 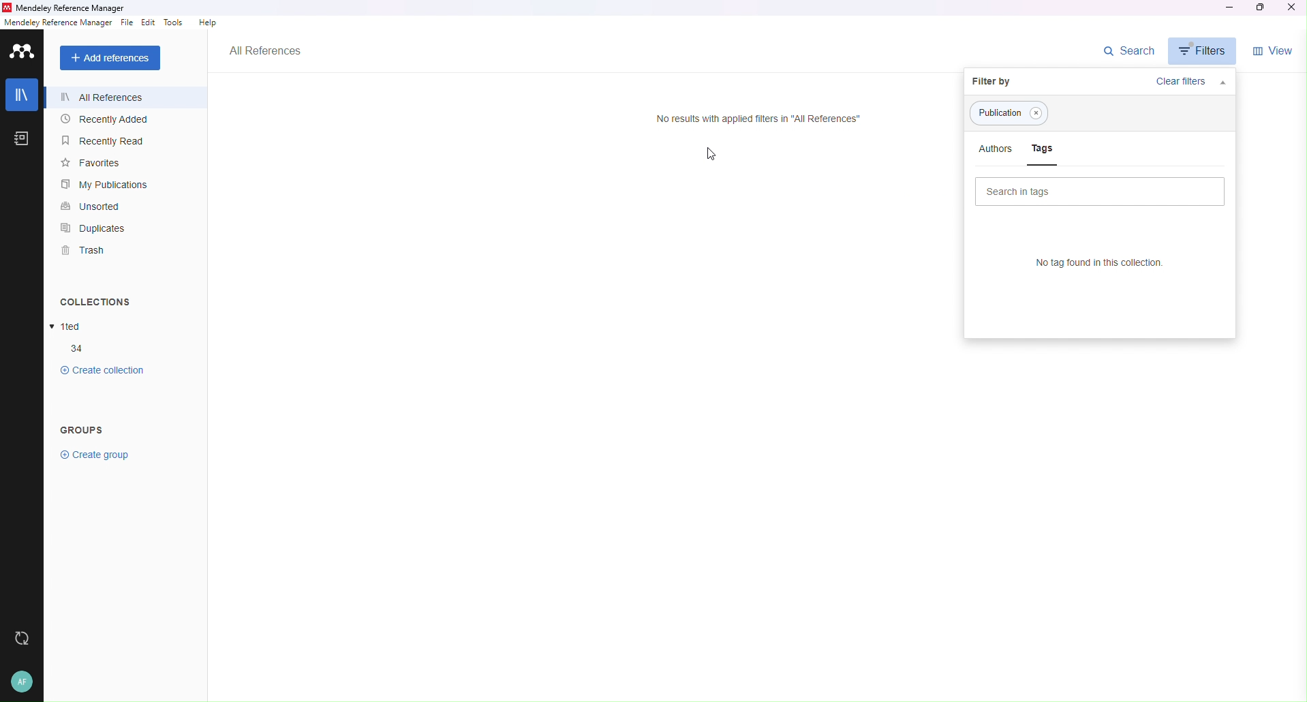 I want to click on Refresh, so click(x=24, y=641).